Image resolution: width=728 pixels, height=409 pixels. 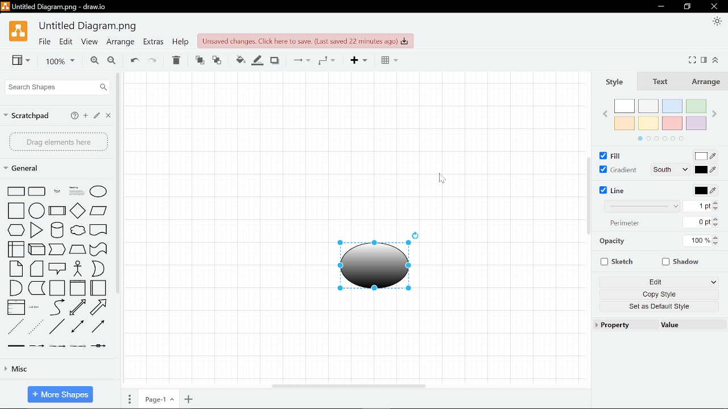 What do you see at coordinates (75, 116) in the screenshot?
I see `help` at bounding box center [75, 116].